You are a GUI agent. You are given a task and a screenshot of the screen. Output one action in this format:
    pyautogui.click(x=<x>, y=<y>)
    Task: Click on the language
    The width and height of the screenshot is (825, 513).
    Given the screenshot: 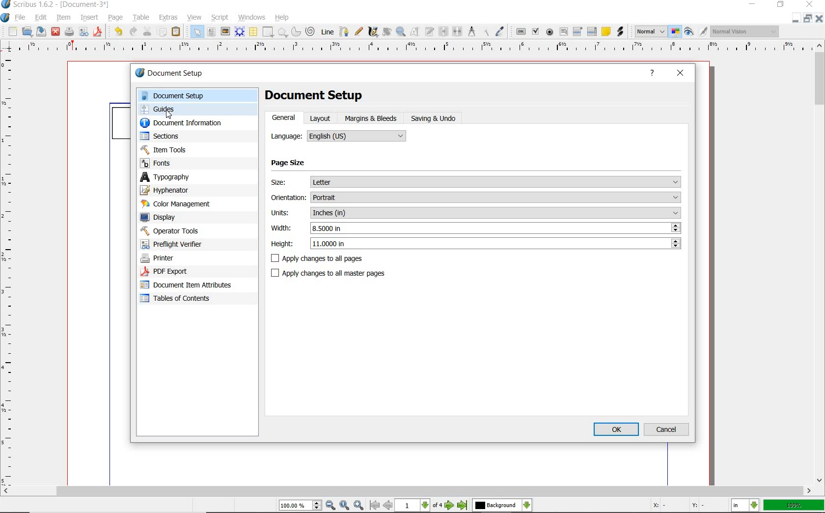 What is the action you would take?
    pyautogui.click(x=358, y=135)
    